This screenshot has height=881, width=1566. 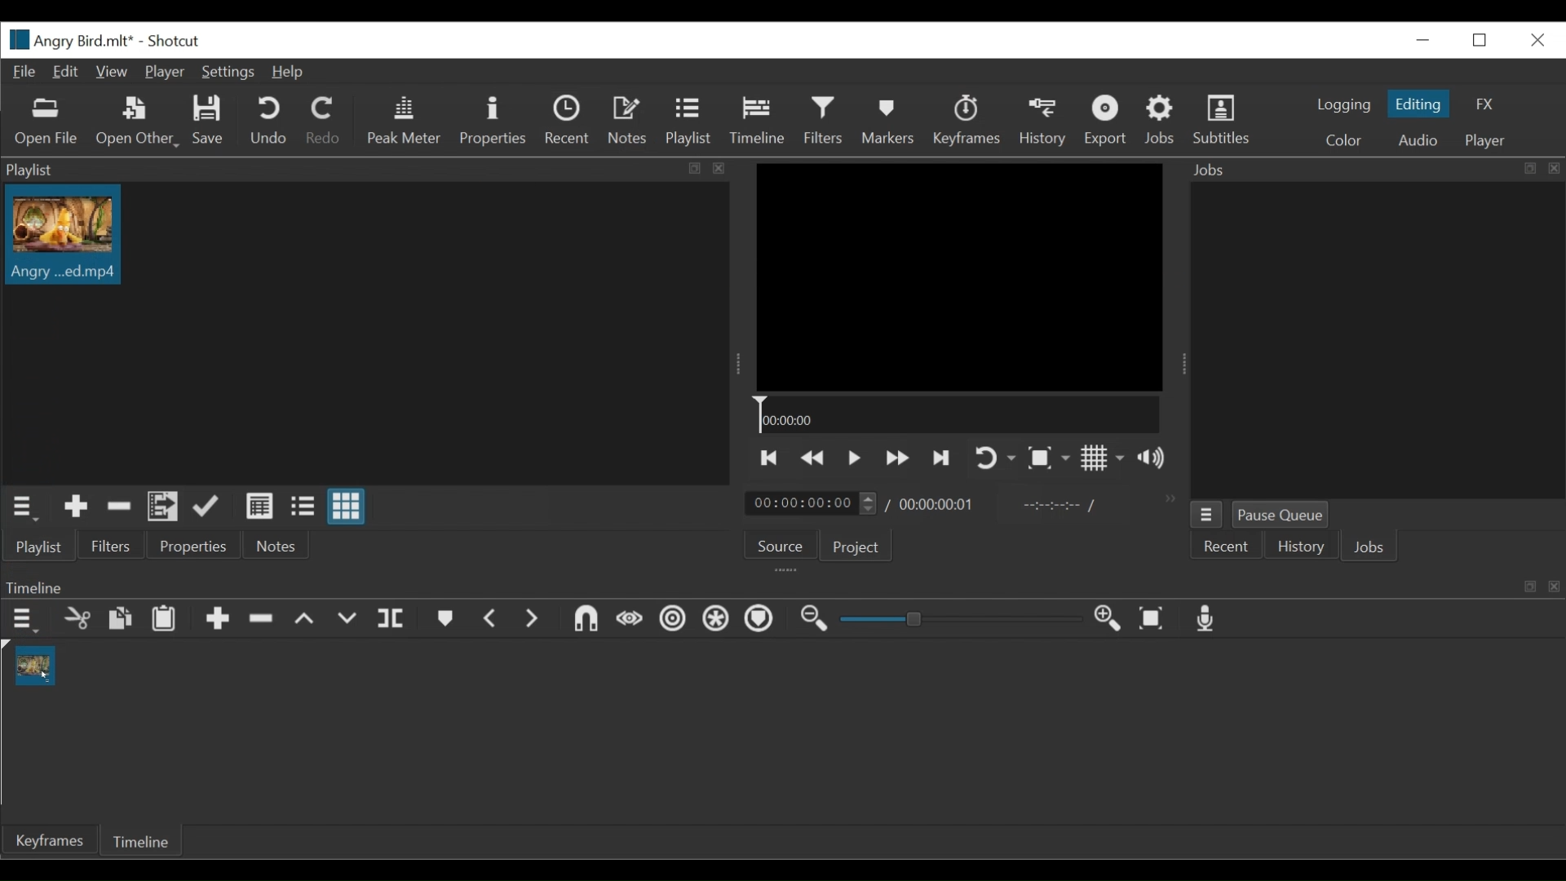 I want to click on Toggle display grid on player, so click(x=1104, y=457).